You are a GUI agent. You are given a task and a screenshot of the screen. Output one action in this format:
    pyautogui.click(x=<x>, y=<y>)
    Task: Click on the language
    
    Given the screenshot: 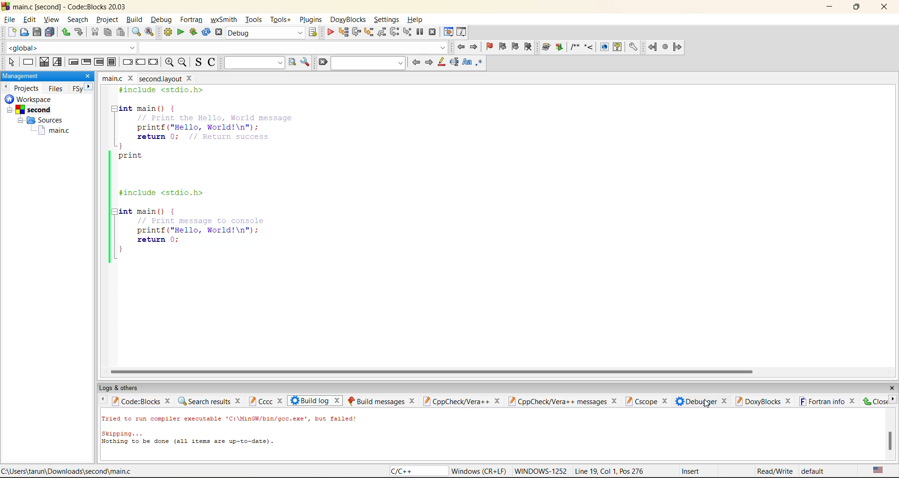 What is the action you would take?
    pyautogui.click(x=411, y=472)
    